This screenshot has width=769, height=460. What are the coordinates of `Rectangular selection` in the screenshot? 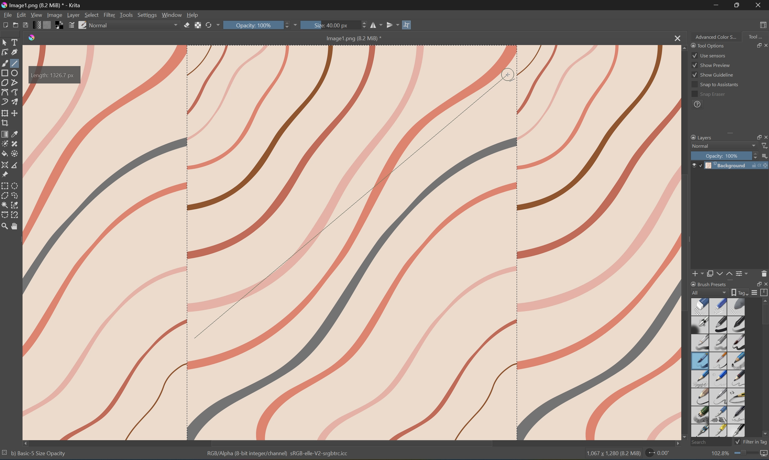 It's located at (5, 186).